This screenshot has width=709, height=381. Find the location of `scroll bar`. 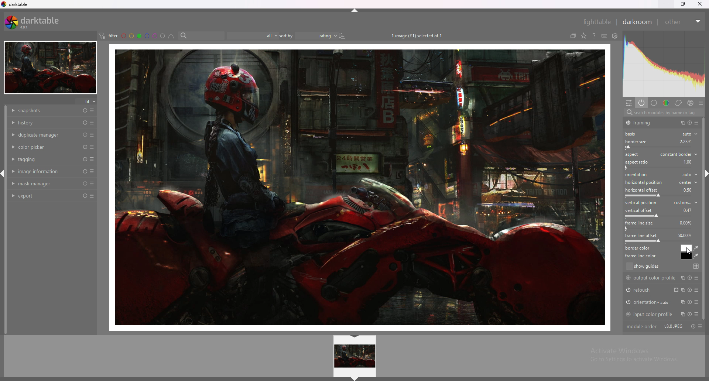

scroll bar is located at coordinates (705, 220).